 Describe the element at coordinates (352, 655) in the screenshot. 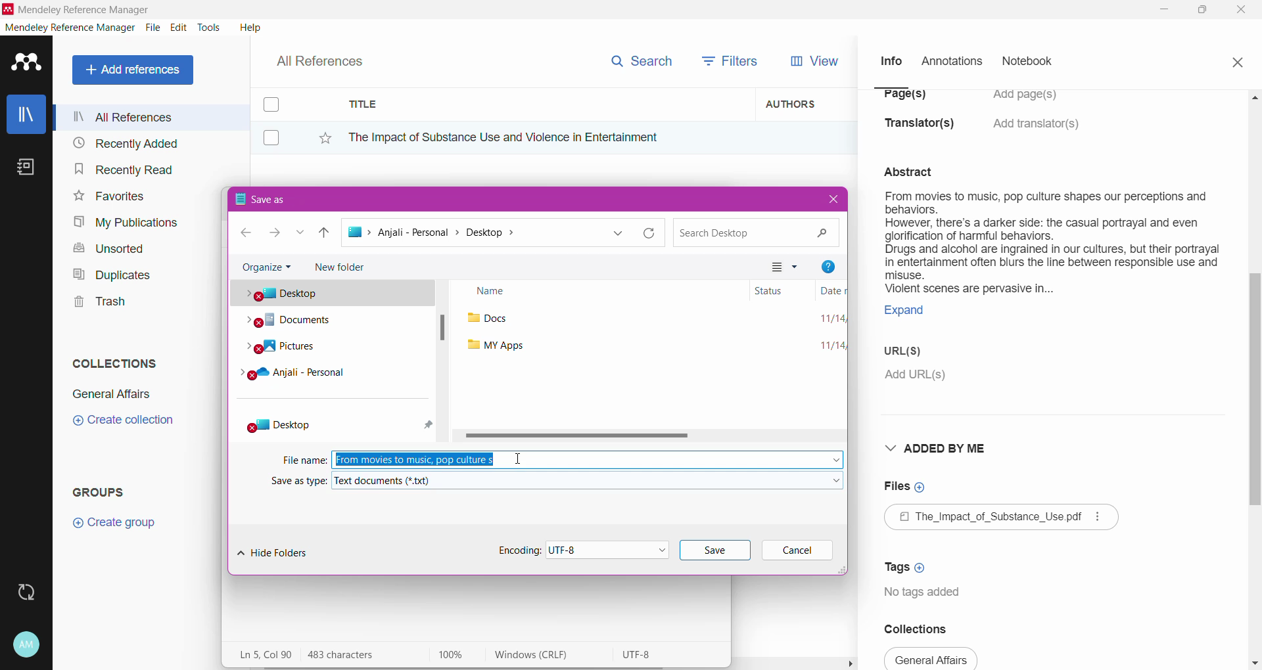

I see `Number of Characters in the pasted text` at that location.